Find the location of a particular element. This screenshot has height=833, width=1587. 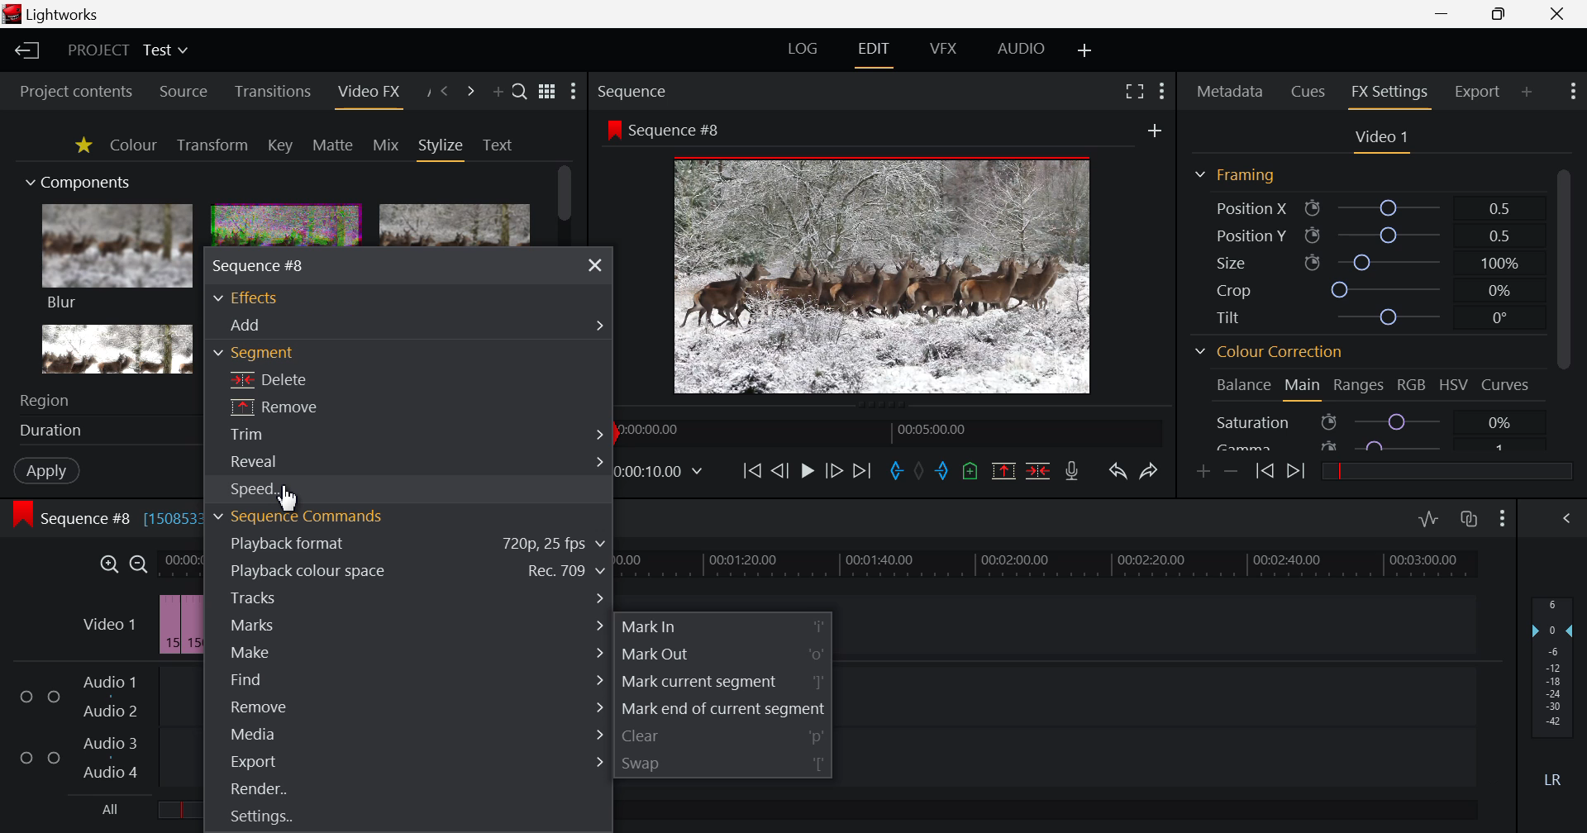

Add Panel is located at coordinates (498, 91).